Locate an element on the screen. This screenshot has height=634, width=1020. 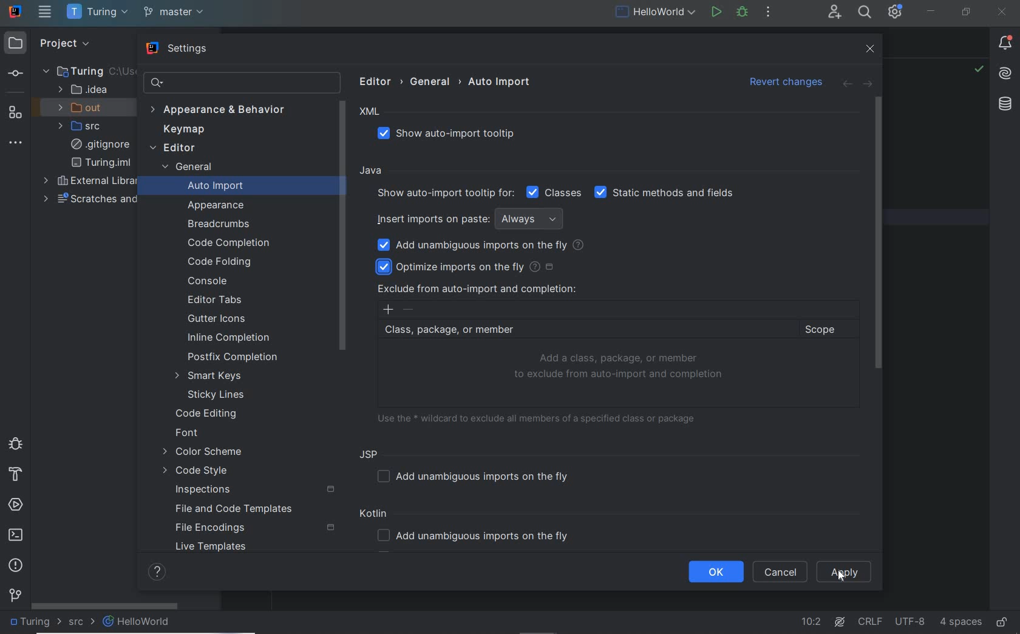
CODE STYLE is located at coordinates (199, 472).